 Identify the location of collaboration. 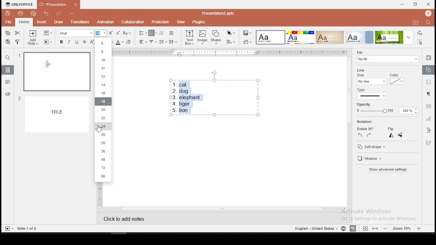
(133, 21).